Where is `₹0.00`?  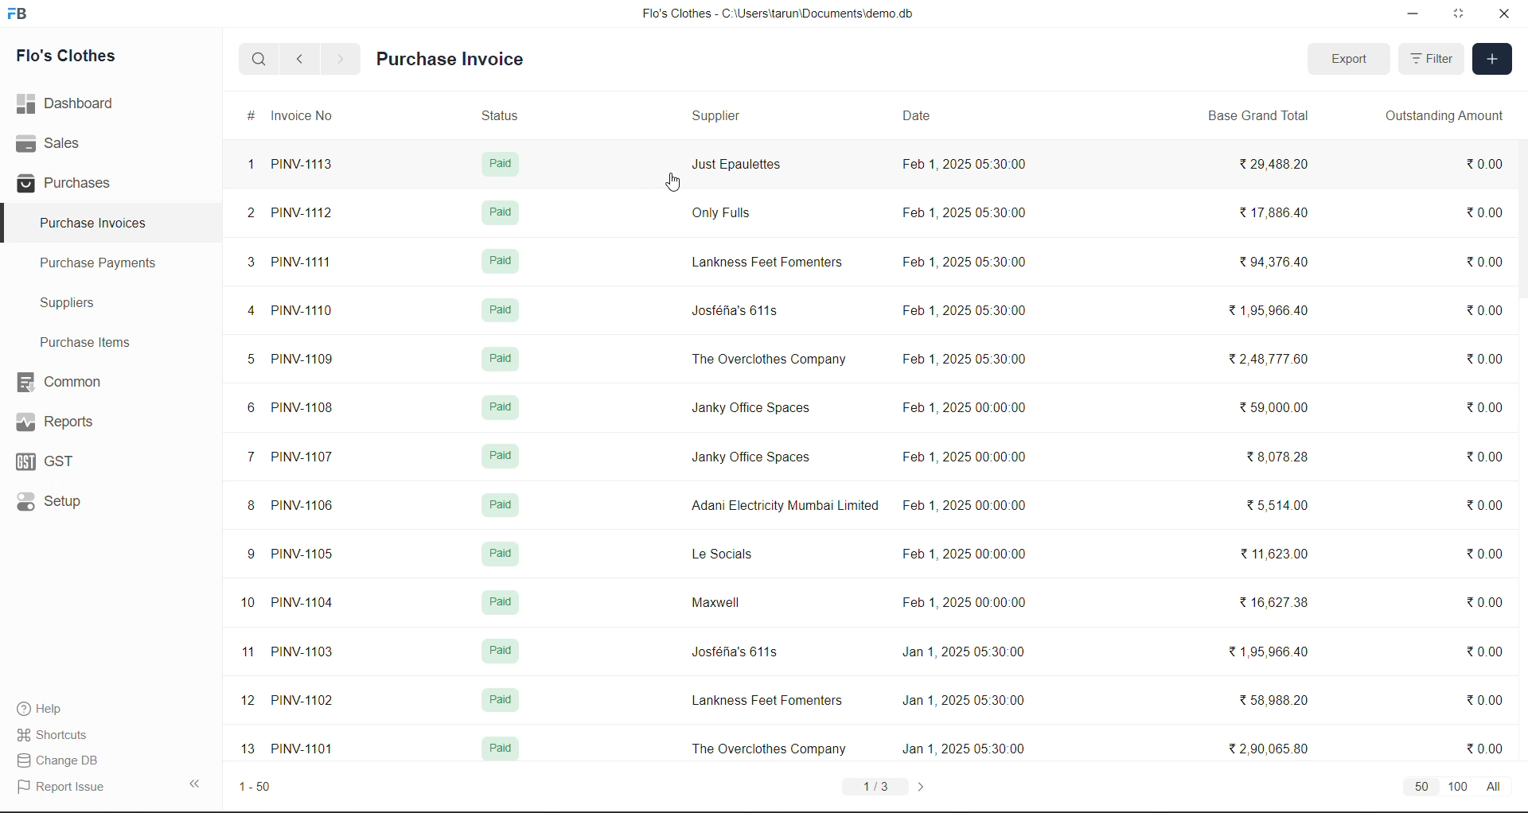 ₹0.00 is located at coordinates (1485, 654).